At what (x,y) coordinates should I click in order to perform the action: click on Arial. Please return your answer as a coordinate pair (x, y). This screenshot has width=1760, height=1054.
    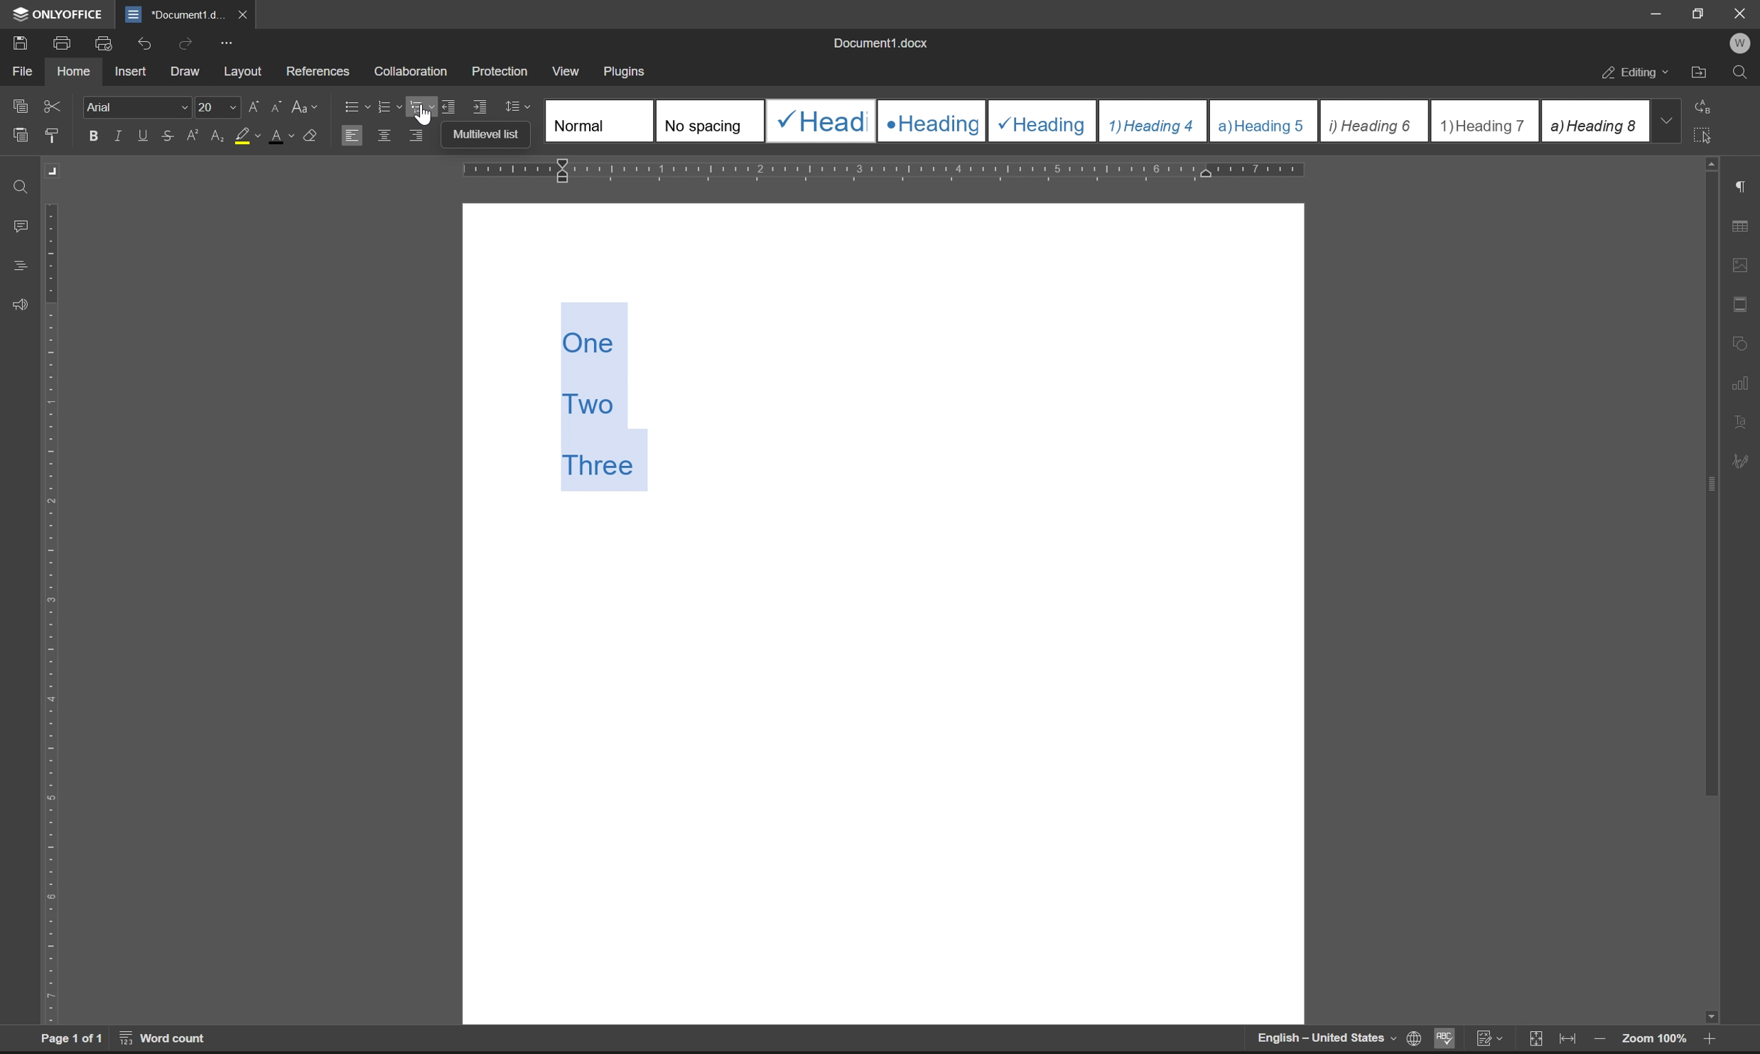
    Looking at the image, I should click on (135, 106).